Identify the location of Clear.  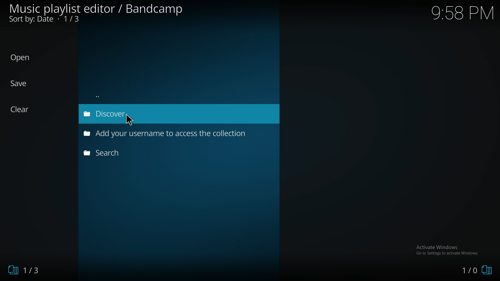
(23, 110).